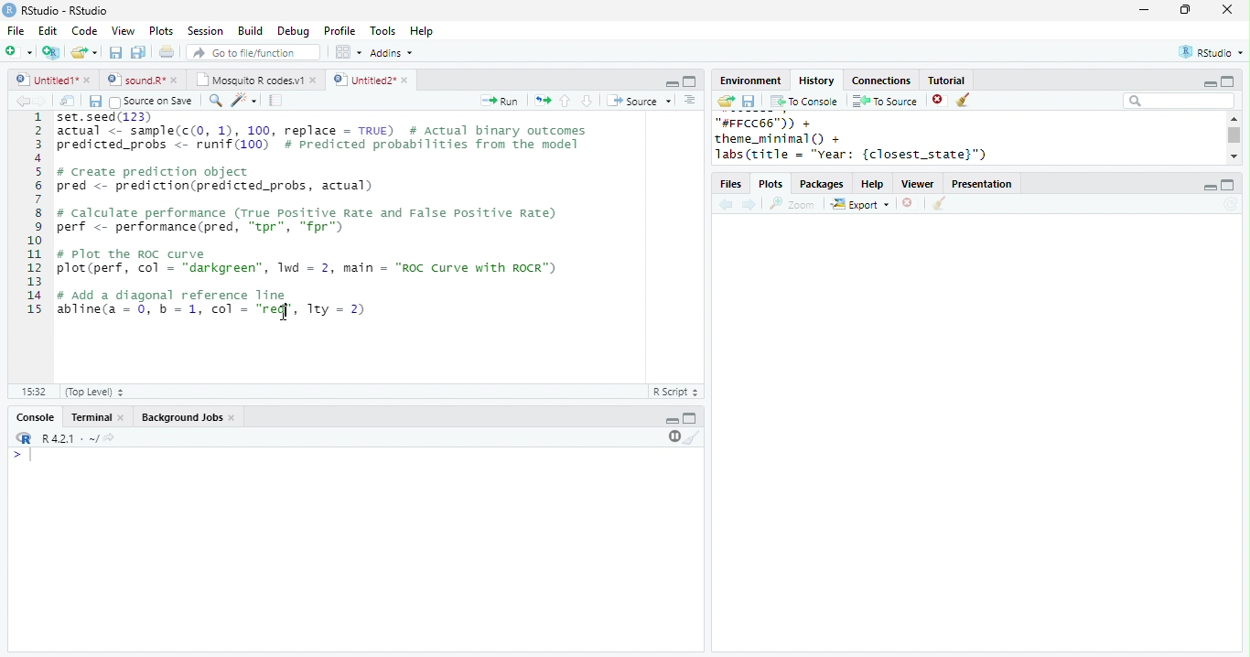 This screenshot has height=657, width=1250. I want to click on maximize, so click(689, 81).